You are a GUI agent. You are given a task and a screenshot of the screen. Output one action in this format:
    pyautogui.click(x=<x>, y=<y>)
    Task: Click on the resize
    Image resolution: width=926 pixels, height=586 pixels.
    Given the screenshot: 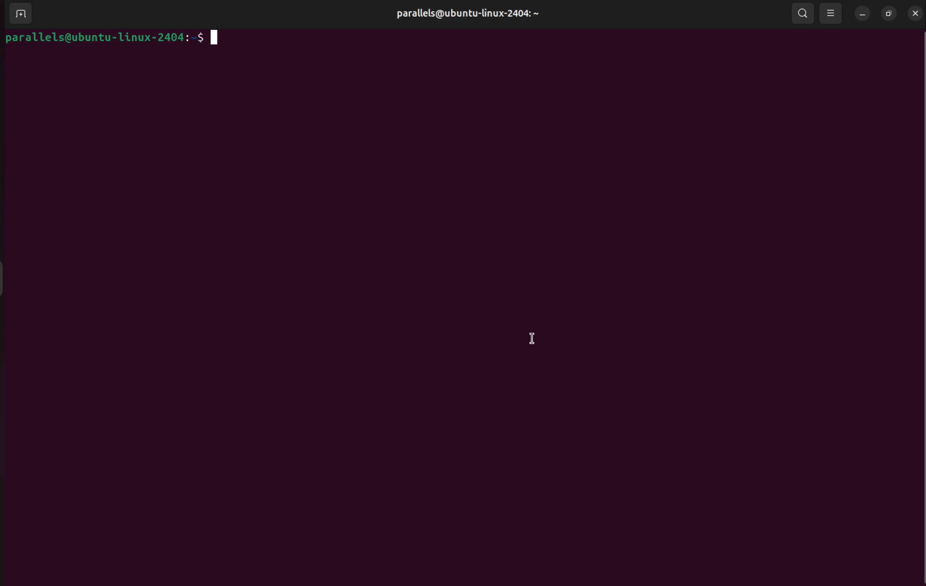 What is the action you would take?
    pyautogui.click(x=889, y=13)
    